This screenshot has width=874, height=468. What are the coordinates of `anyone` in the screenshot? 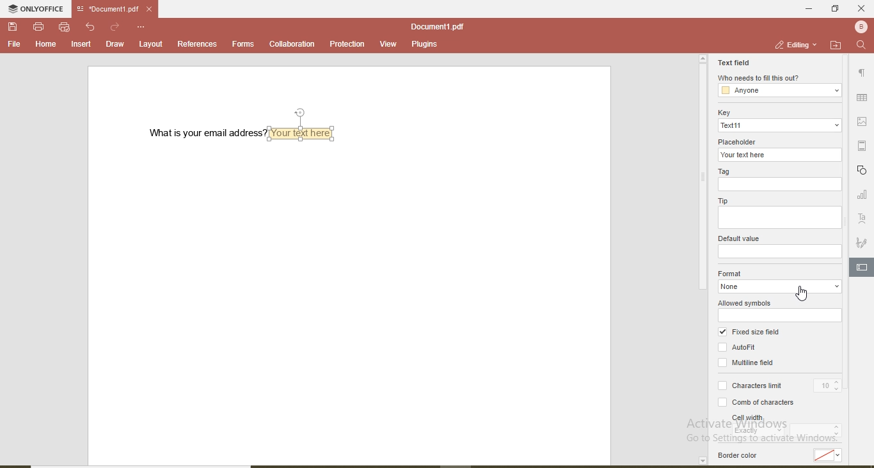 It's located at (781, 91).